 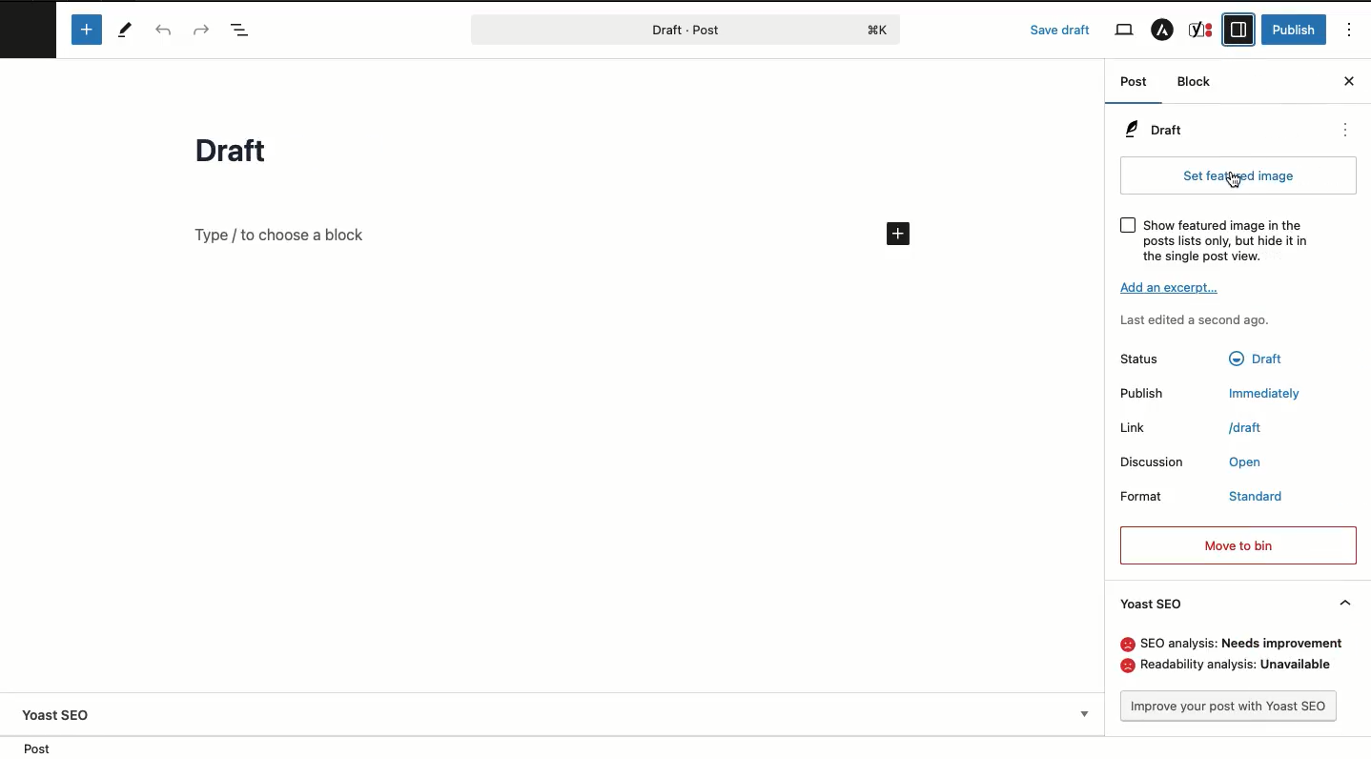 What do you see at coordinates (84, 30) in the screenshot?
I see `Add new block` at bounding box center [84, 30].